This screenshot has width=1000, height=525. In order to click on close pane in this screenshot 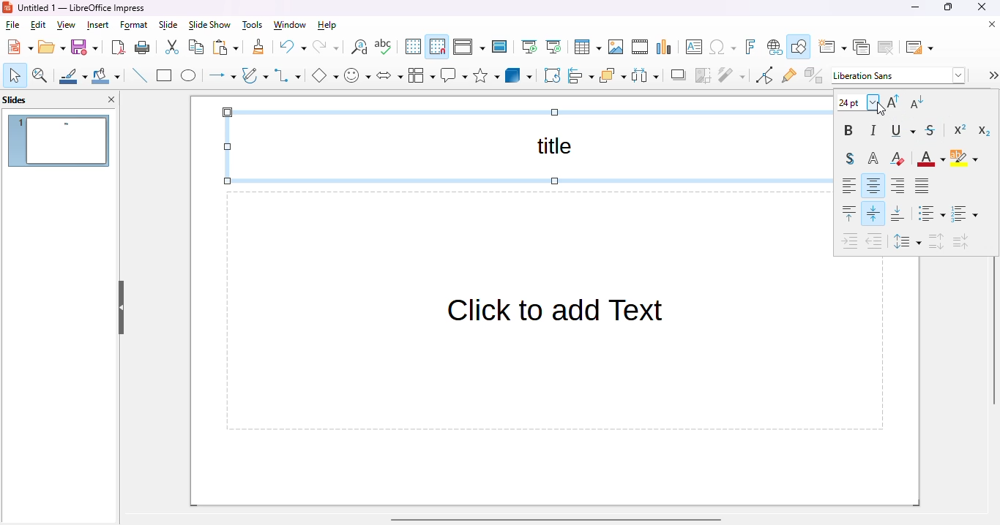, I will do `click(112, 99)`.